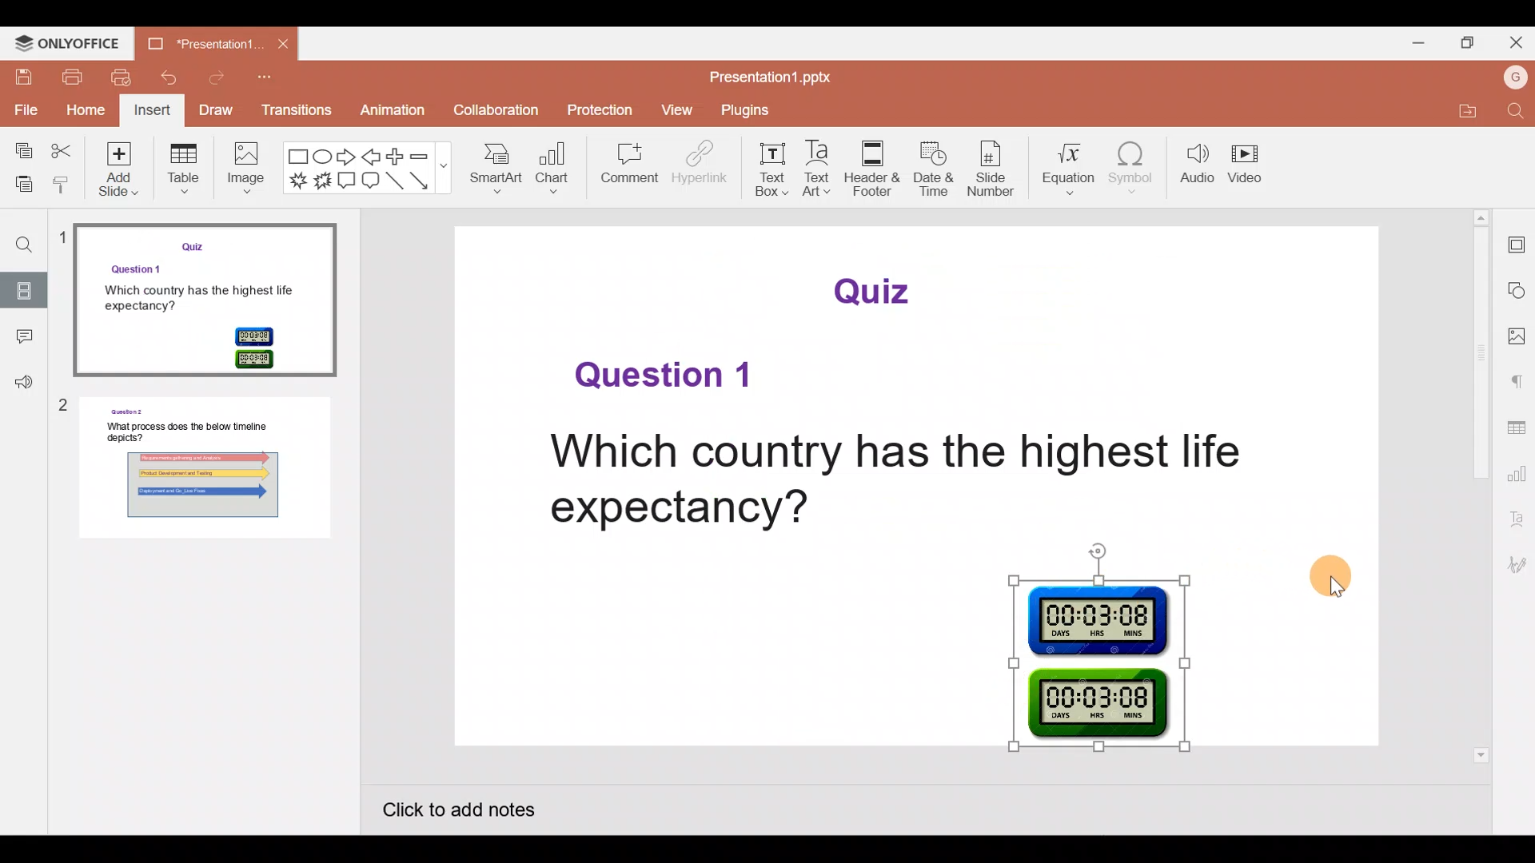 This screenshot has height=863, width=1535. Describe the element at coordinates (18, 384) in the screenshot. I see `Feedback & support` at that location.